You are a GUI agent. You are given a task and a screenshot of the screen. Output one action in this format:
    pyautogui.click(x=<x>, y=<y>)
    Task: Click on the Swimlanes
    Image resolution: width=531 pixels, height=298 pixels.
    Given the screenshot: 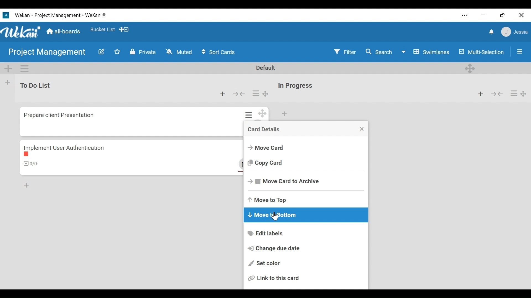 What is the action you would take?
    pyautogui.click(x=425, y=52)
    